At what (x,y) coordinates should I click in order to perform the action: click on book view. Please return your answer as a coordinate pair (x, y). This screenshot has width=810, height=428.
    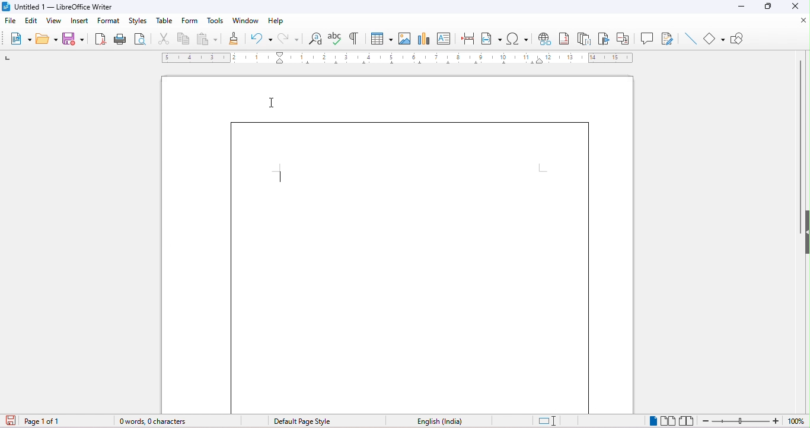
    Looking at the image, I should click on (688, 419).